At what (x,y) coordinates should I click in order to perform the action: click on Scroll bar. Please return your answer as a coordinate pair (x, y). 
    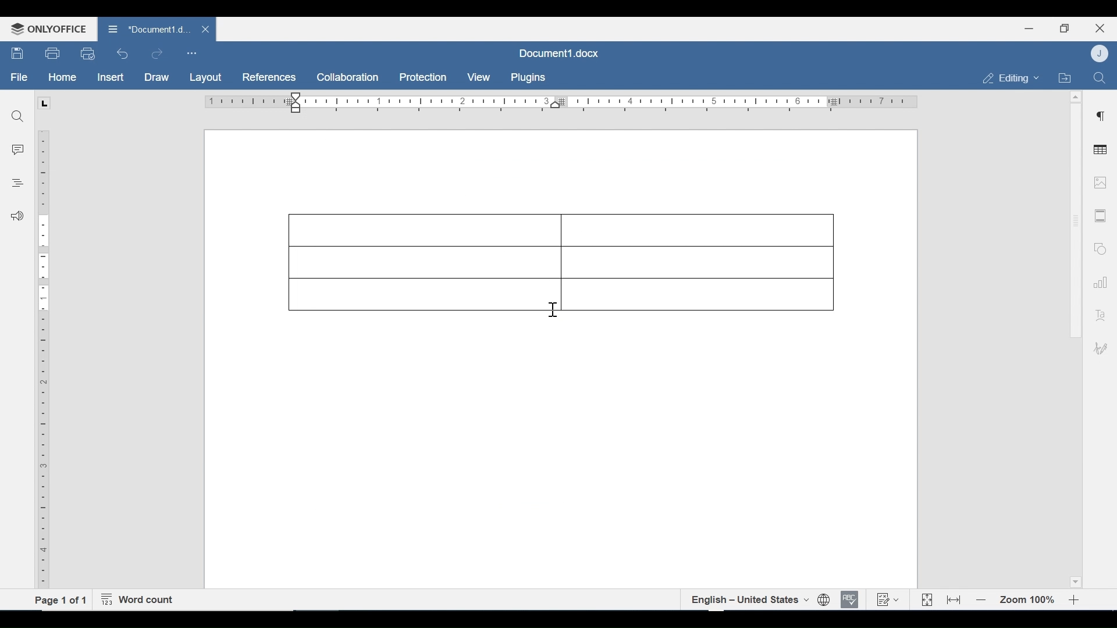
    Looking at the image, I should click on (1075, 220).